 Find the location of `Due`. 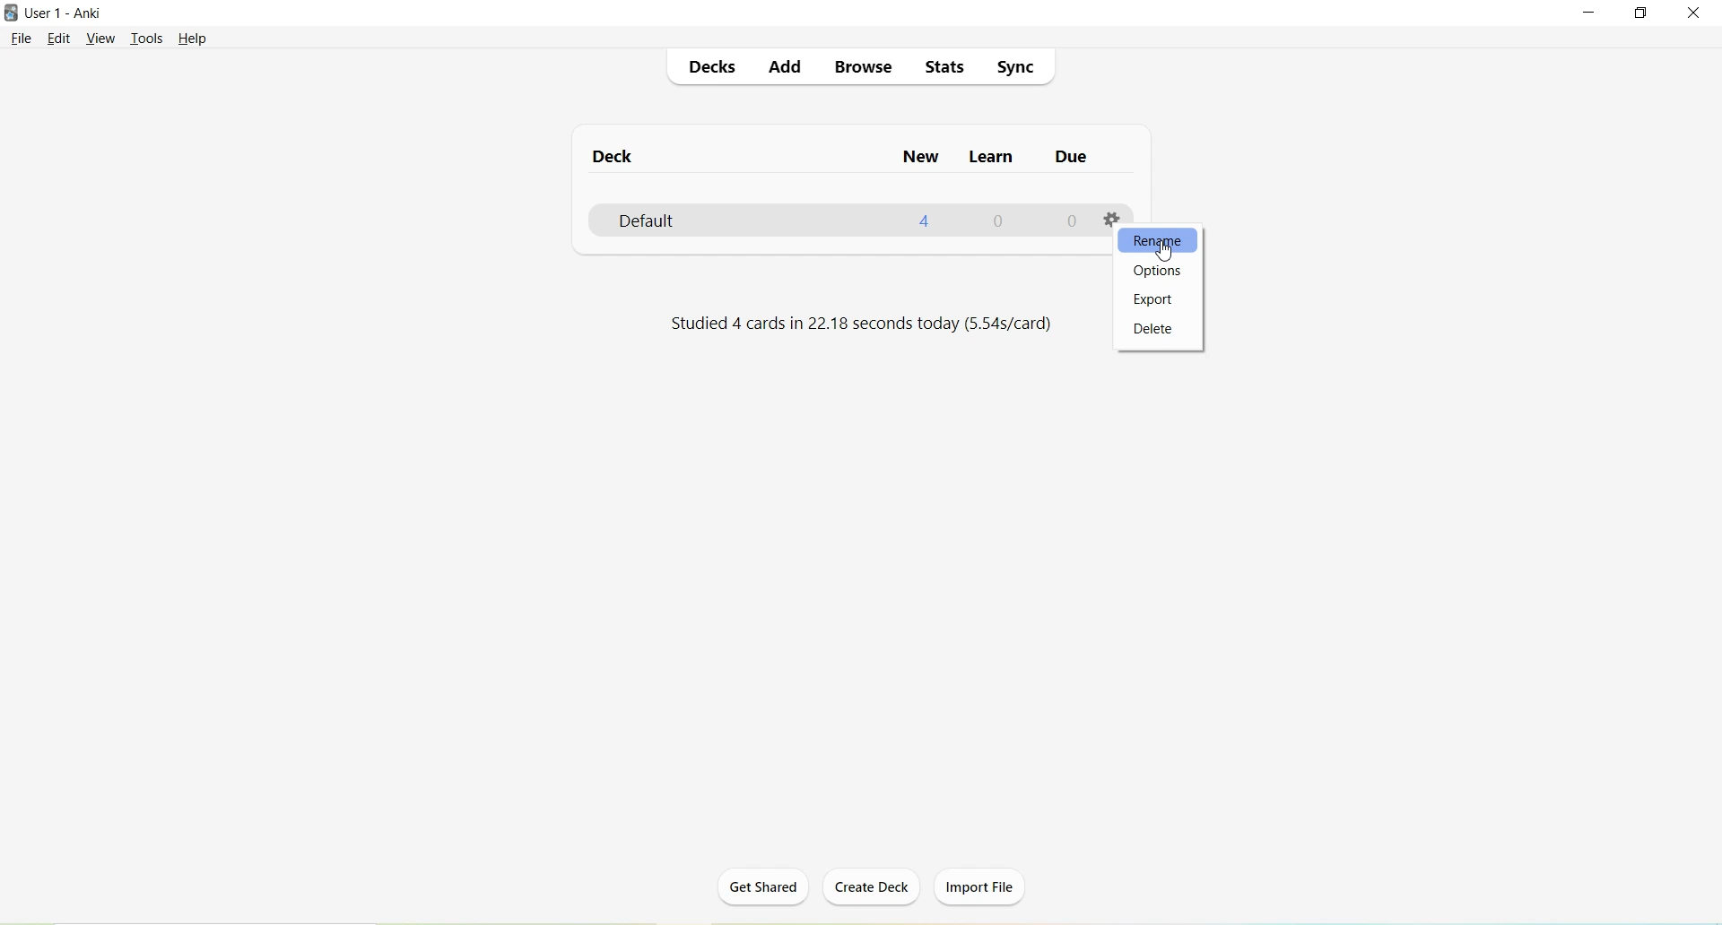

Due is located at coordinates (1068, 160).